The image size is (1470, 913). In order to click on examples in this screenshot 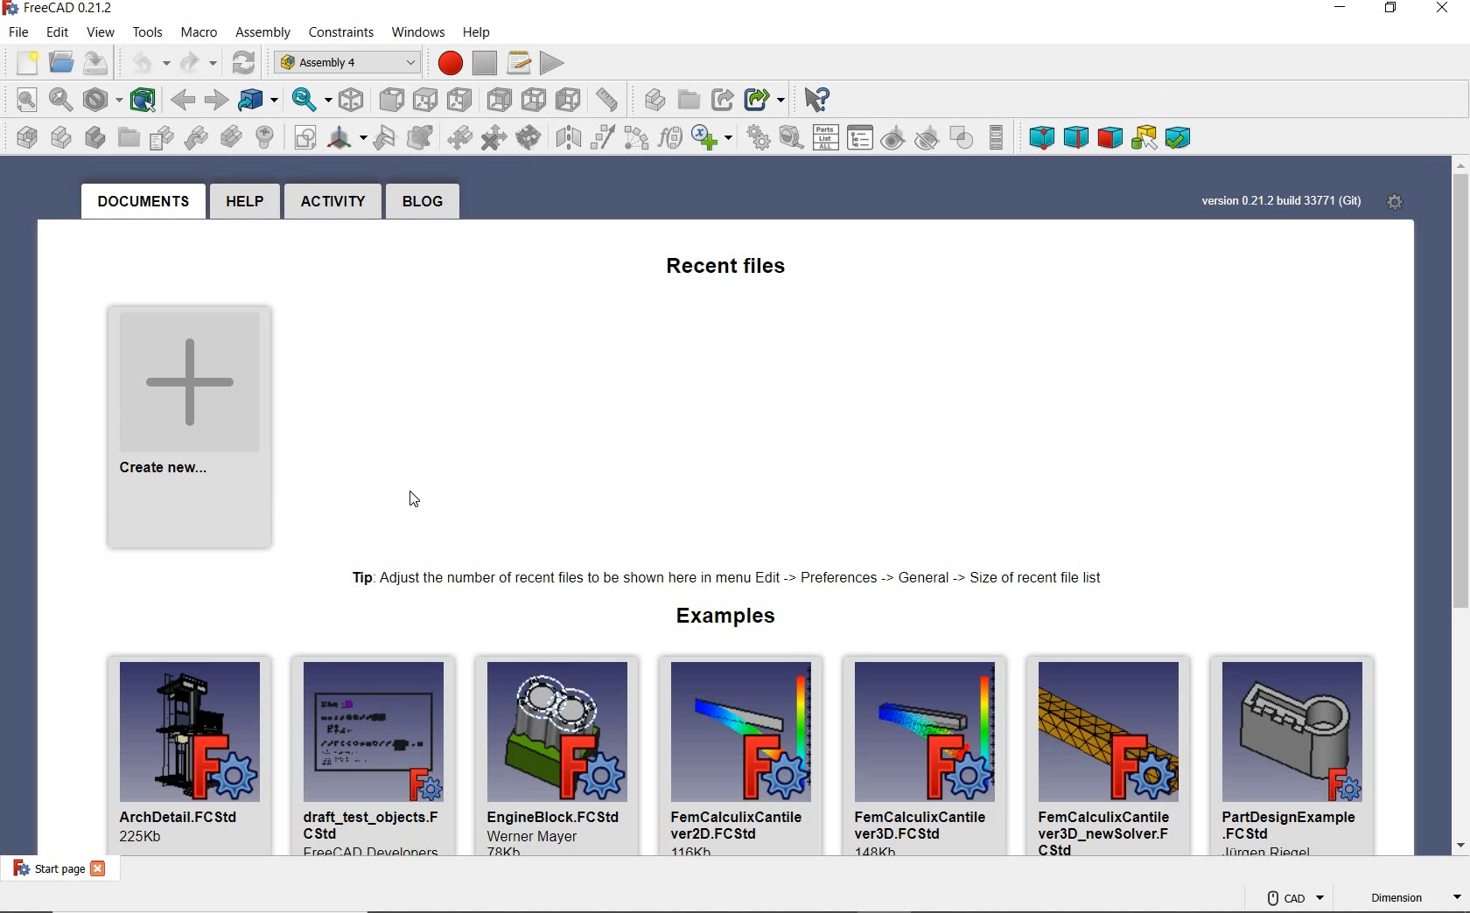, I will do `click(724, 615)`.